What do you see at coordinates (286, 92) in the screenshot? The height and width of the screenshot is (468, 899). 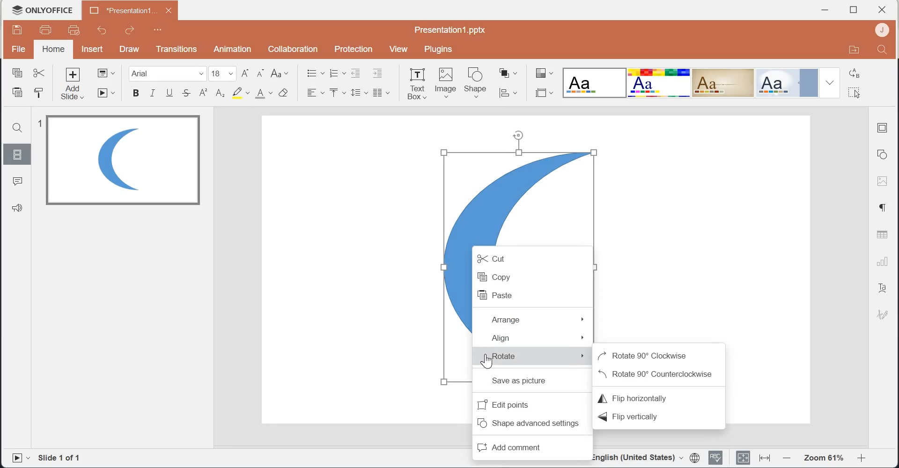 I see `Clear style` at bounding box center [286, 92].